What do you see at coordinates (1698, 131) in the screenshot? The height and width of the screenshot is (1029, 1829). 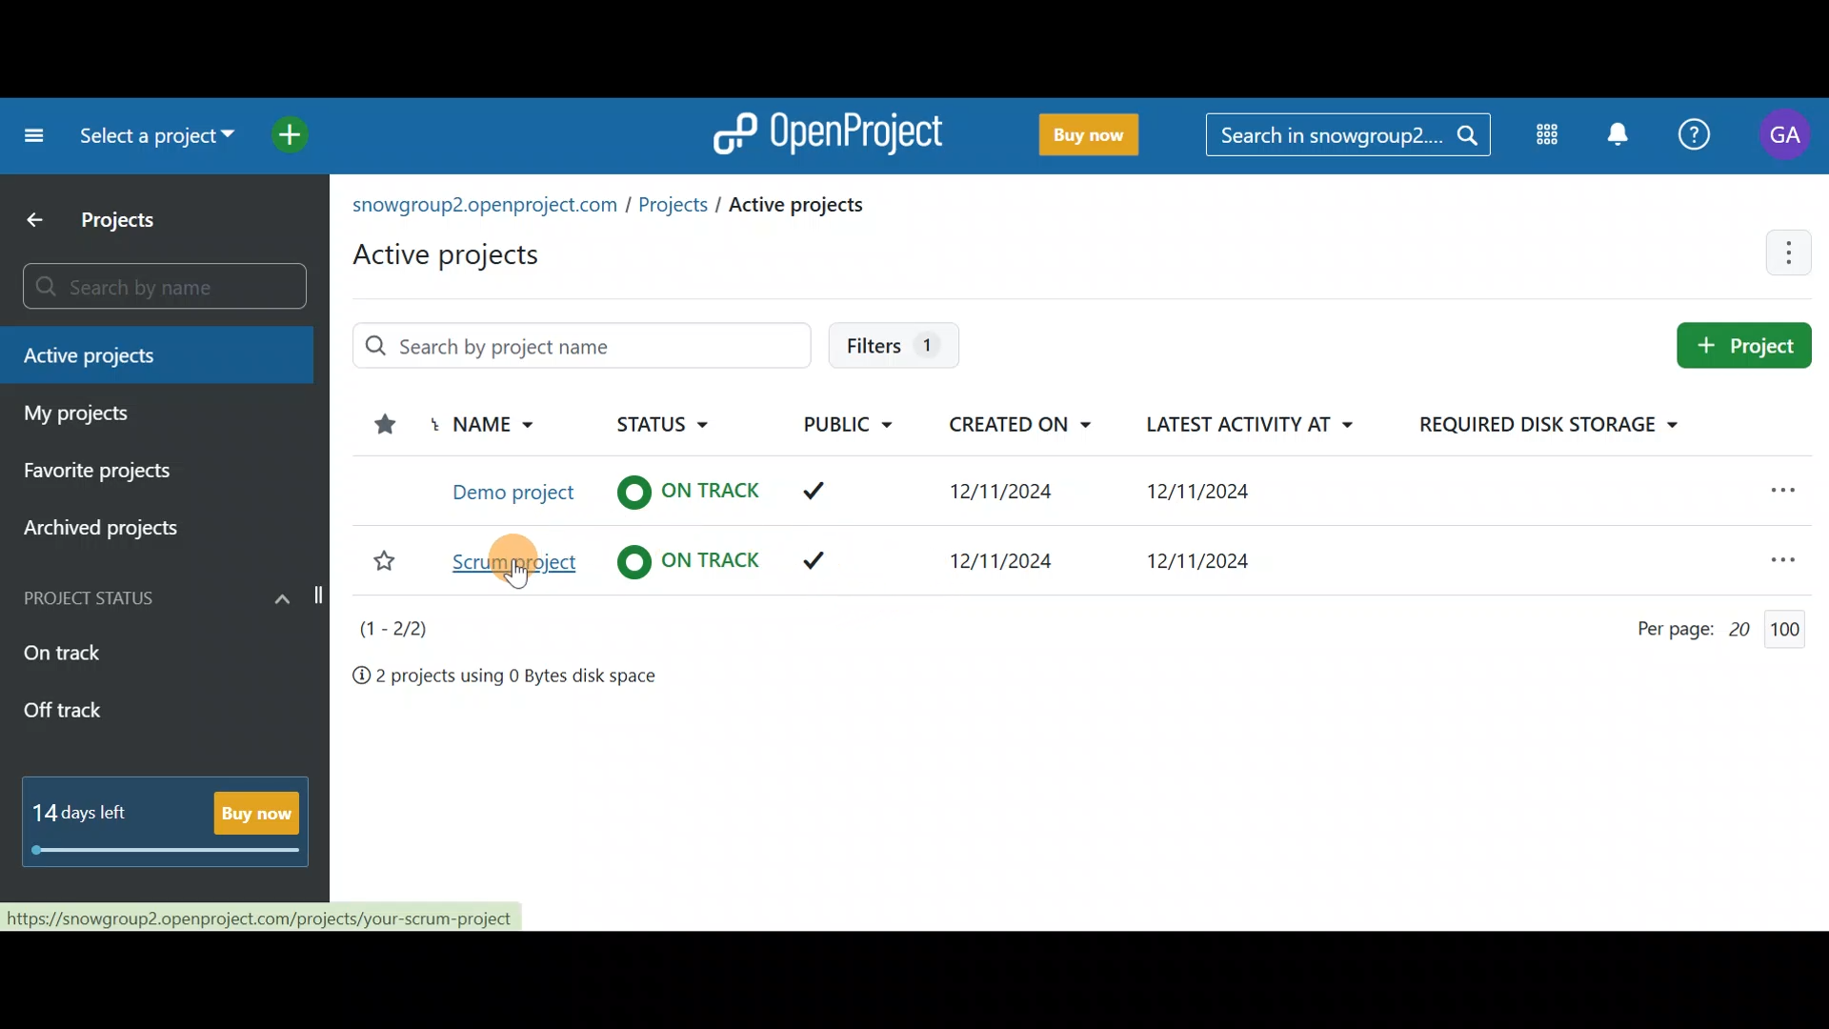 I see `Help` at bounding box center [1698, 131].